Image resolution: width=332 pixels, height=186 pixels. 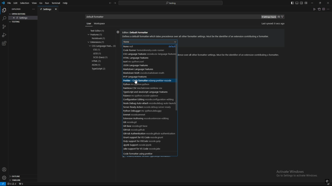 I want to click on notifications, so click(x=329, y=184).